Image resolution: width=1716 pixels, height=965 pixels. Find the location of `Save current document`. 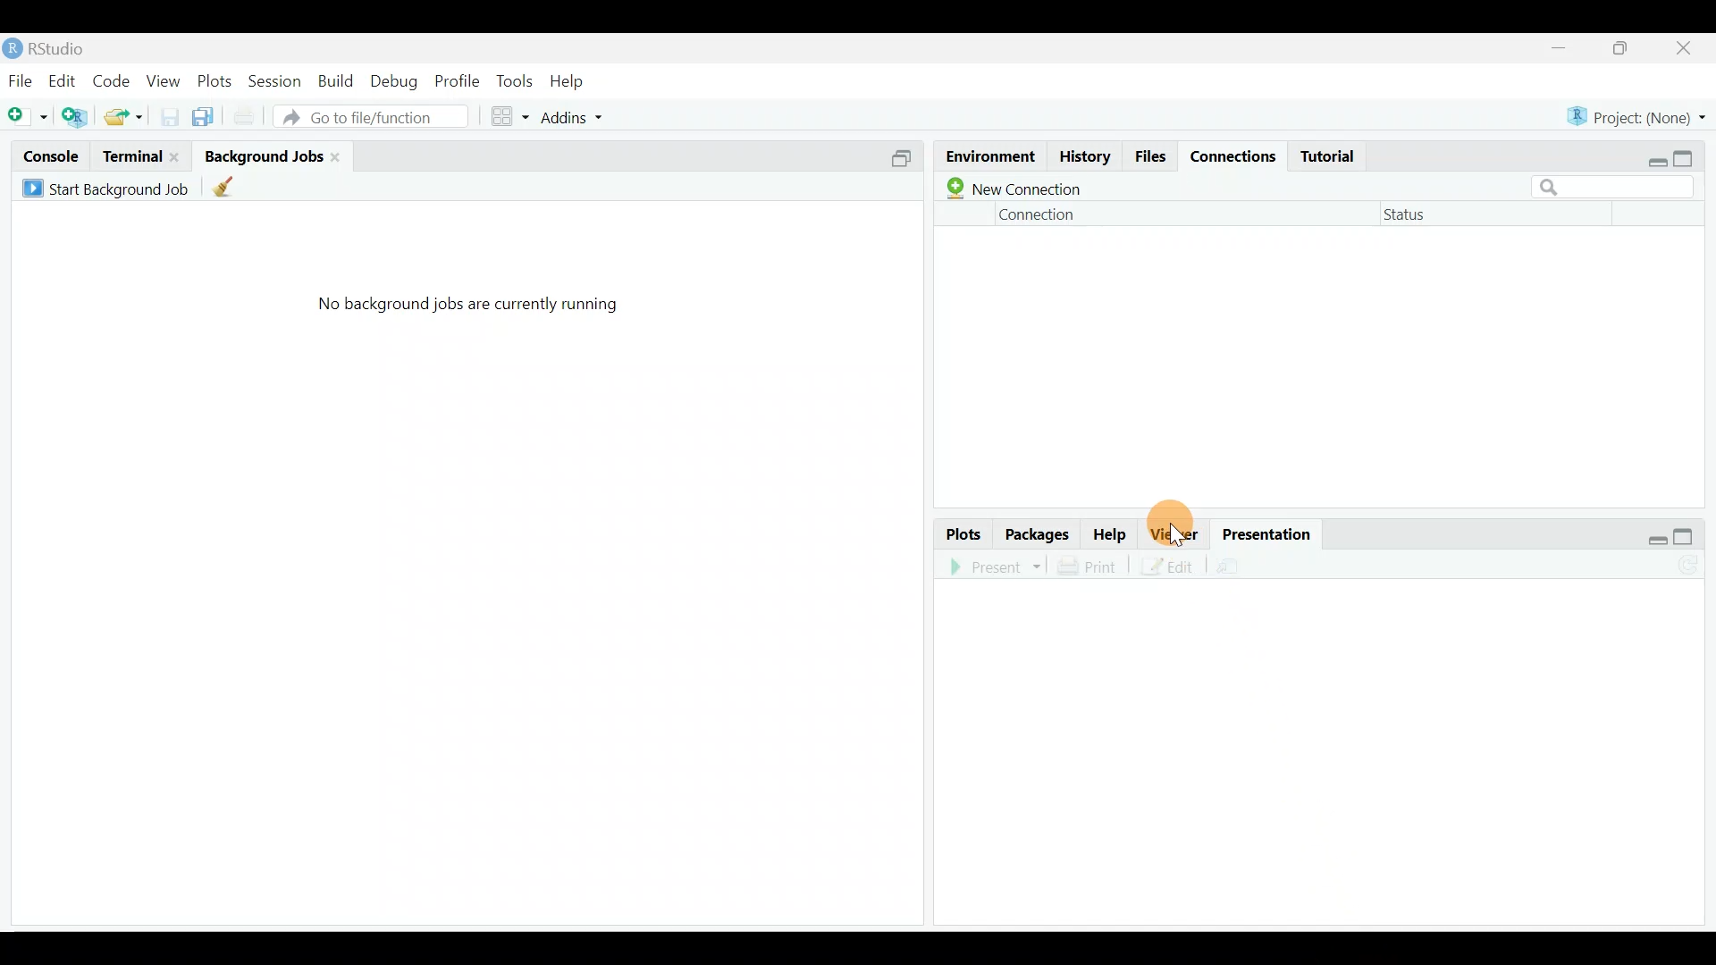

Save current document is located at coordinates (168, 115).